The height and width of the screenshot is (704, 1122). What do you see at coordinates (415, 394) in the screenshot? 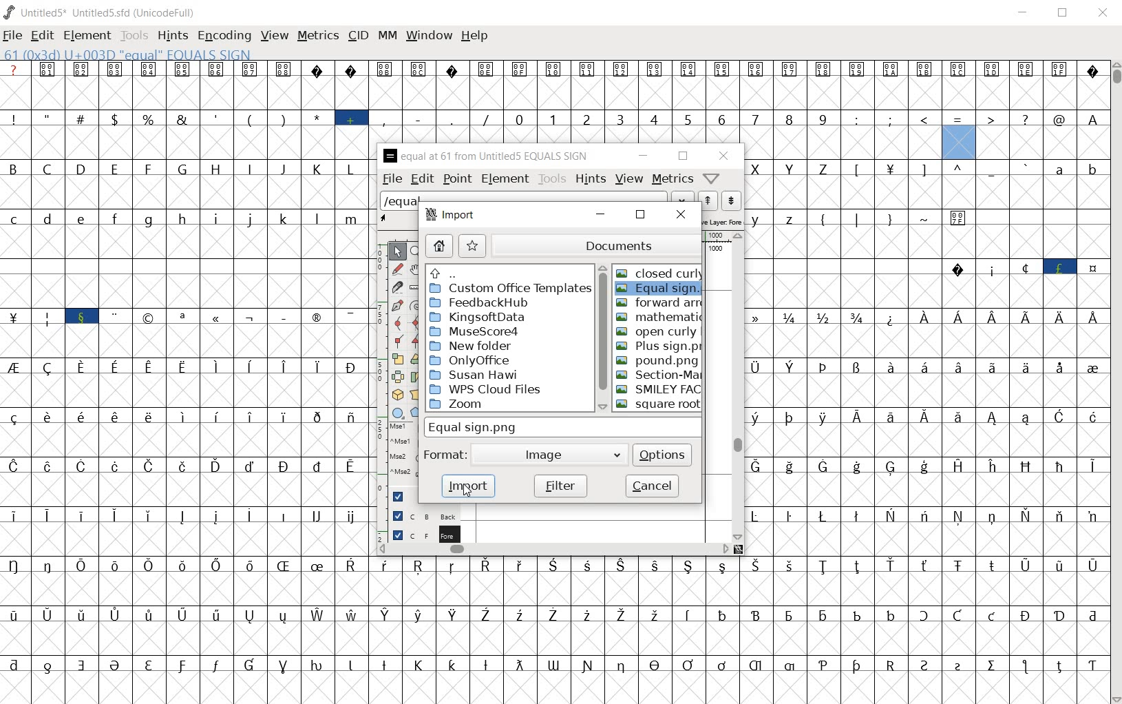
I see `perform a perspective transformation on the selection` at bounding box center [415, 394].